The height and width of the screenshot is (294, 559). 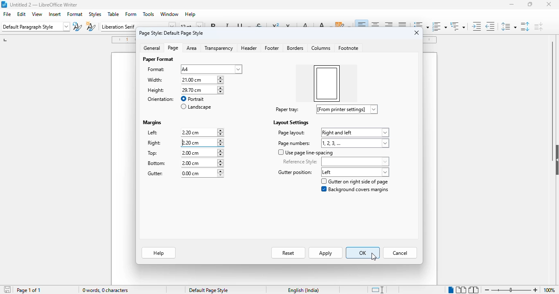 I want to click on top: , so click(x=152, y=153).